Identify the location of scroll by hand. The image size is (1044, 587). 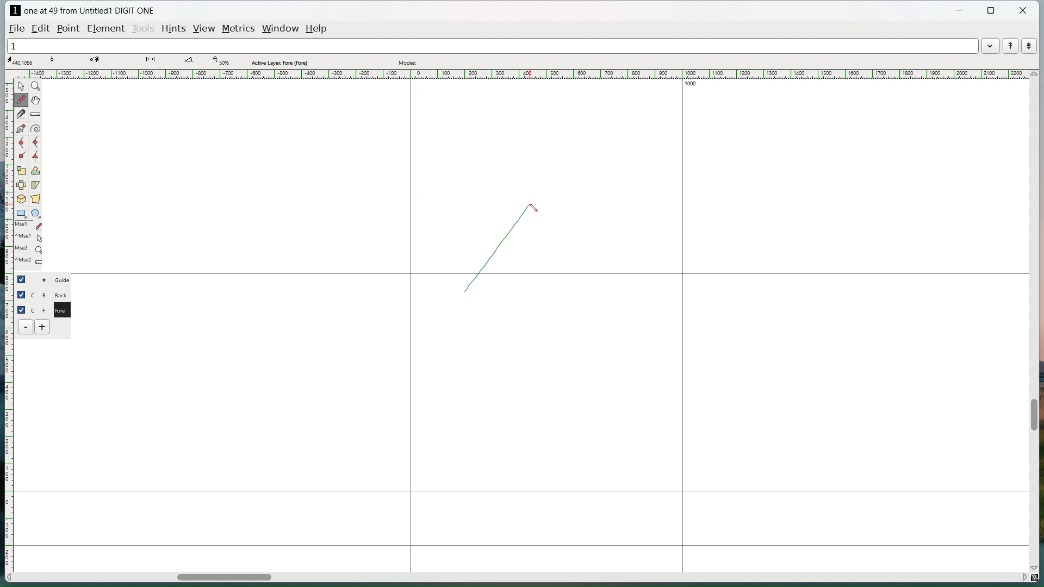
(37, 99).